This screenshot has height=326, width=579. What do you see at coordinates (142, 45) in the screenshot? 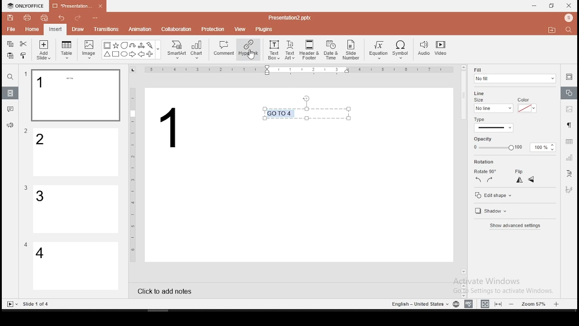
I see `Arrow triways` at bounding box center [142, 45].